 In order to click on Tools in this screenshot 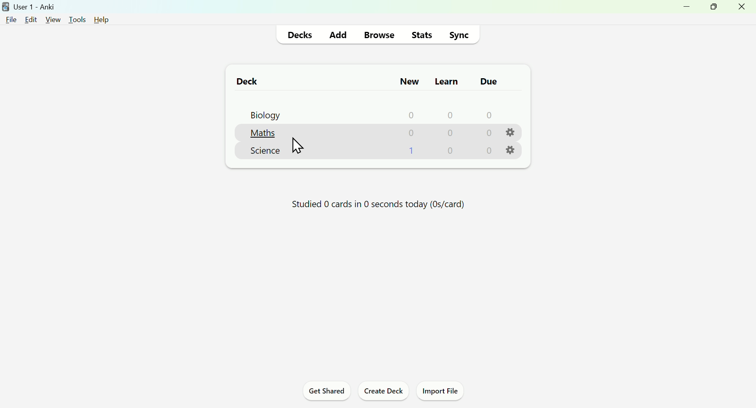, I will do `click(74, 18)`.